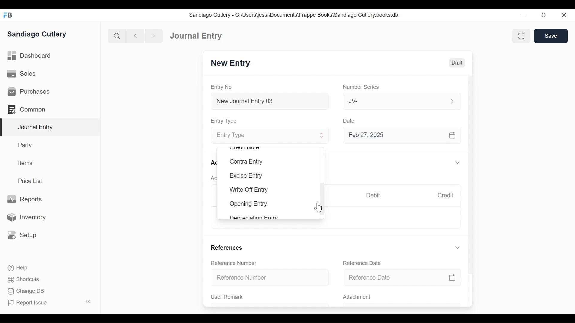 This screenshot has width=575, height=323. What do you see at coordinates (268, 101) in the screenshot?
I see `New Journal Entry 03` at bounding box center [268, 101].